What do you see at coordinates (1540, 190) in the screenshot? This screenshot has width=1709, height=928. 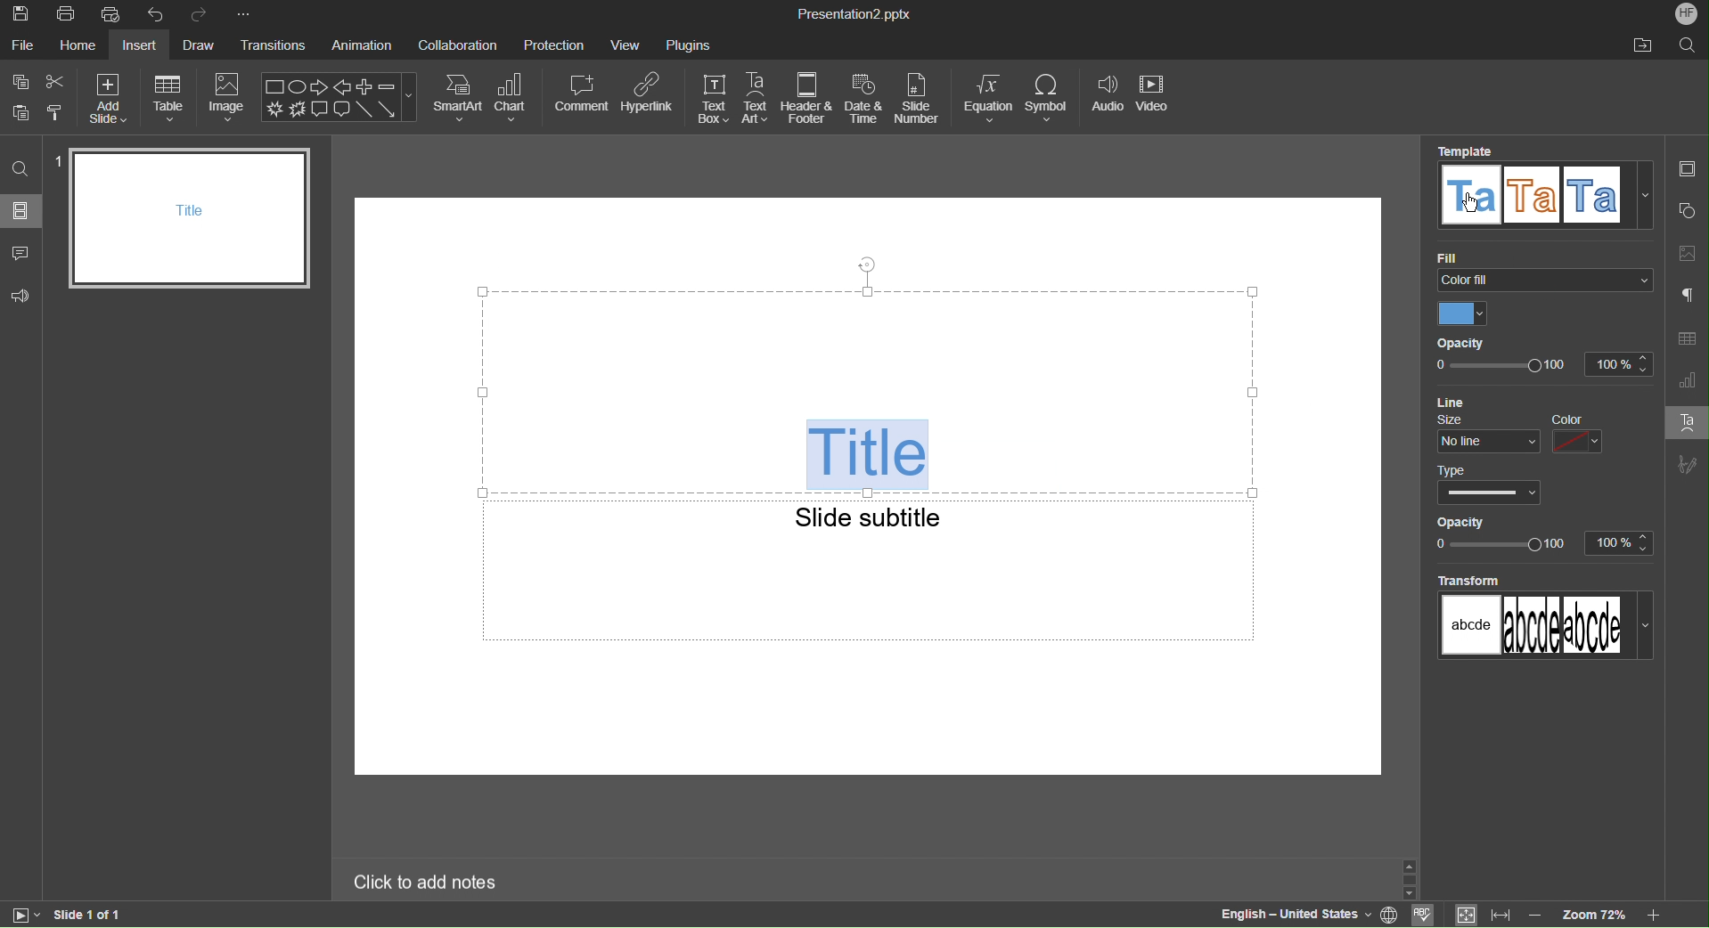 I see `Template` at bounding box center [1540, 190].